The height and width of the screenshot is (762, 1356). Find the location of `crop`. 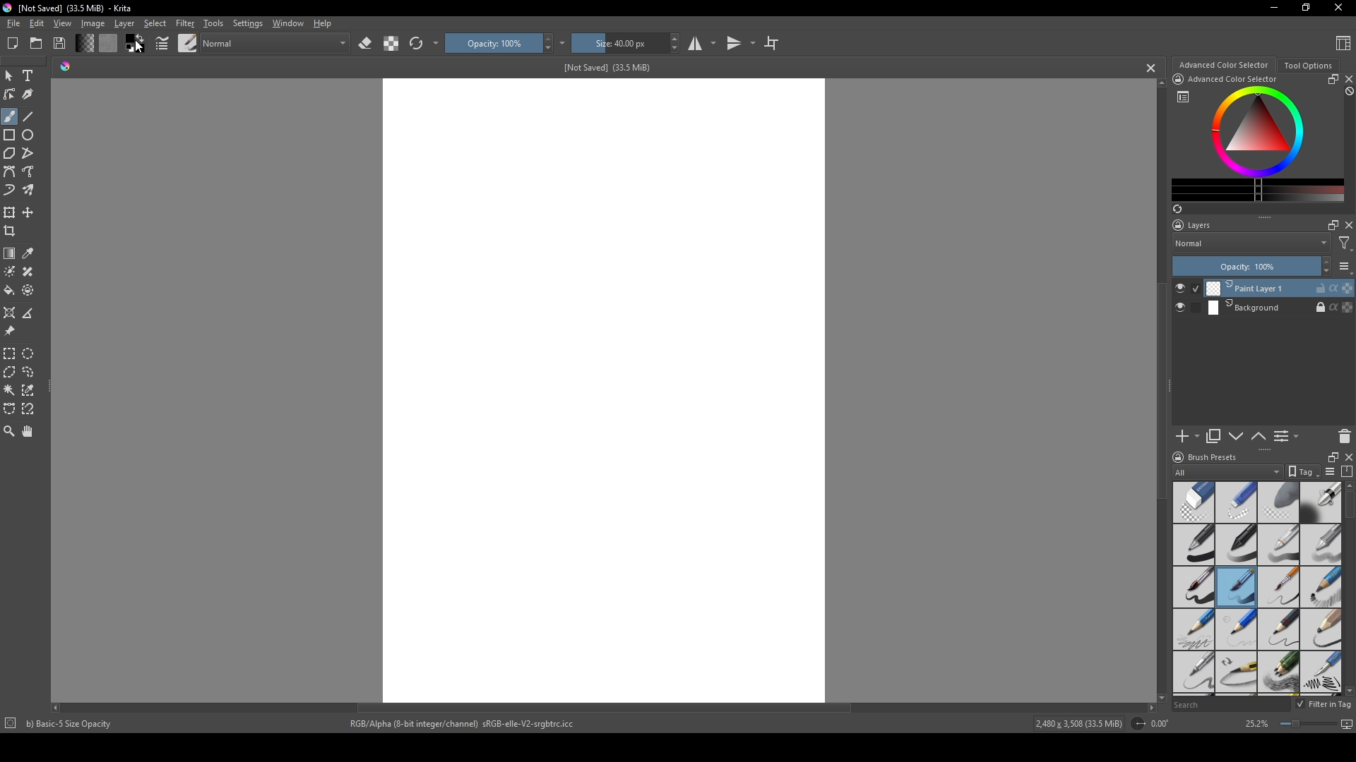

crop is located at coordinates (771, 42).